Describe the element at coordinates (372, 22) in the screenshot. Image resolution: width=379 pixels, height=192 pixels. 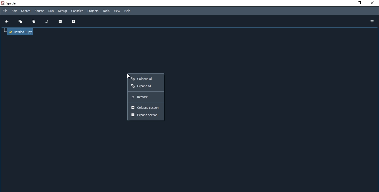
I see `options` at that location.